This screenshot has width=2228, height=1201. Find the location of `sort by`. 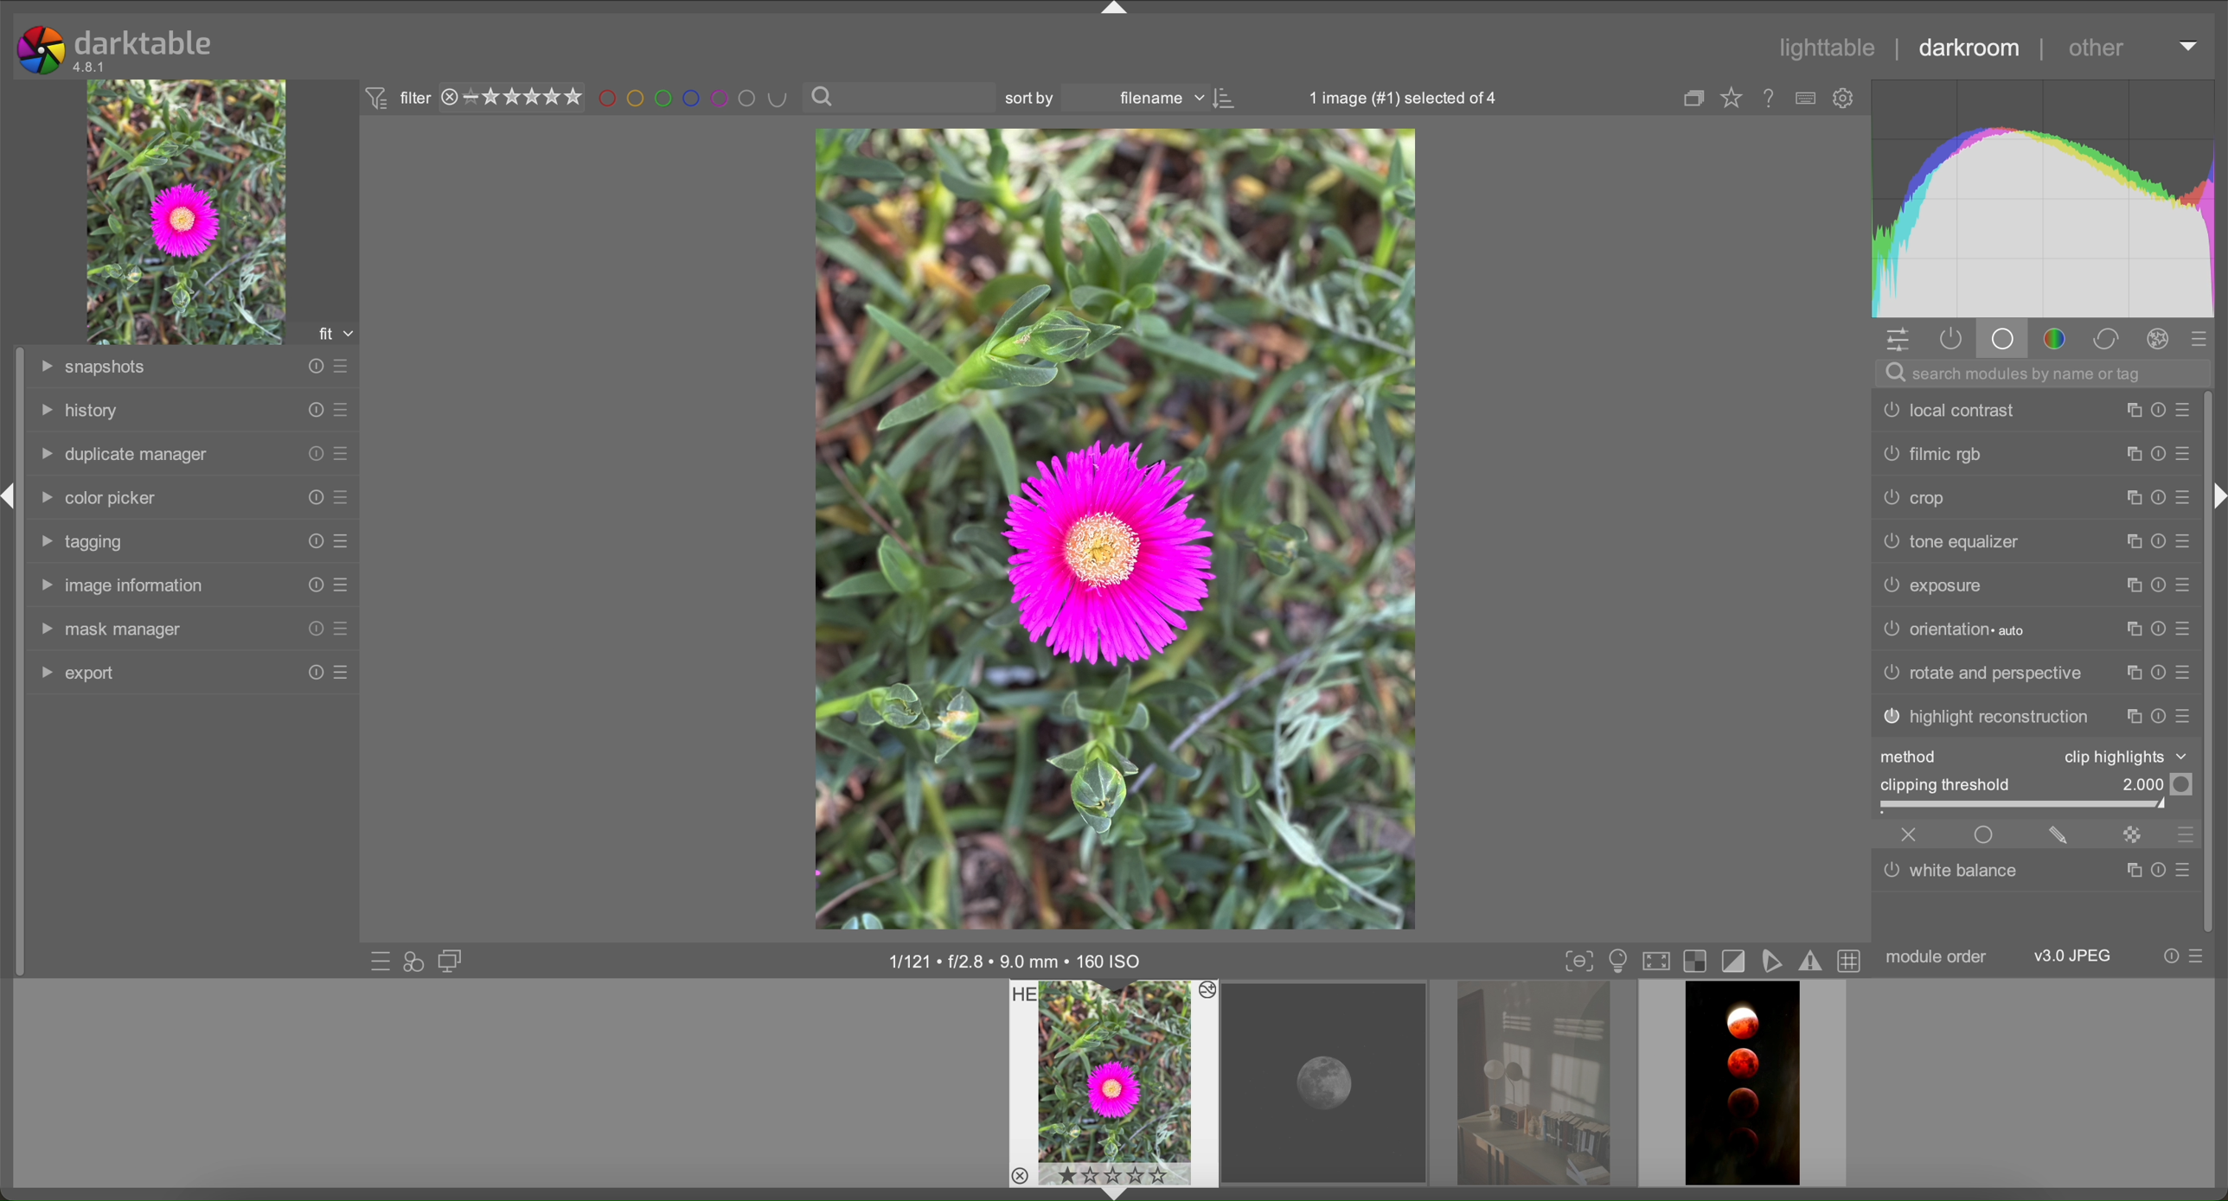

sort by is located at coordinates (1036, 98).